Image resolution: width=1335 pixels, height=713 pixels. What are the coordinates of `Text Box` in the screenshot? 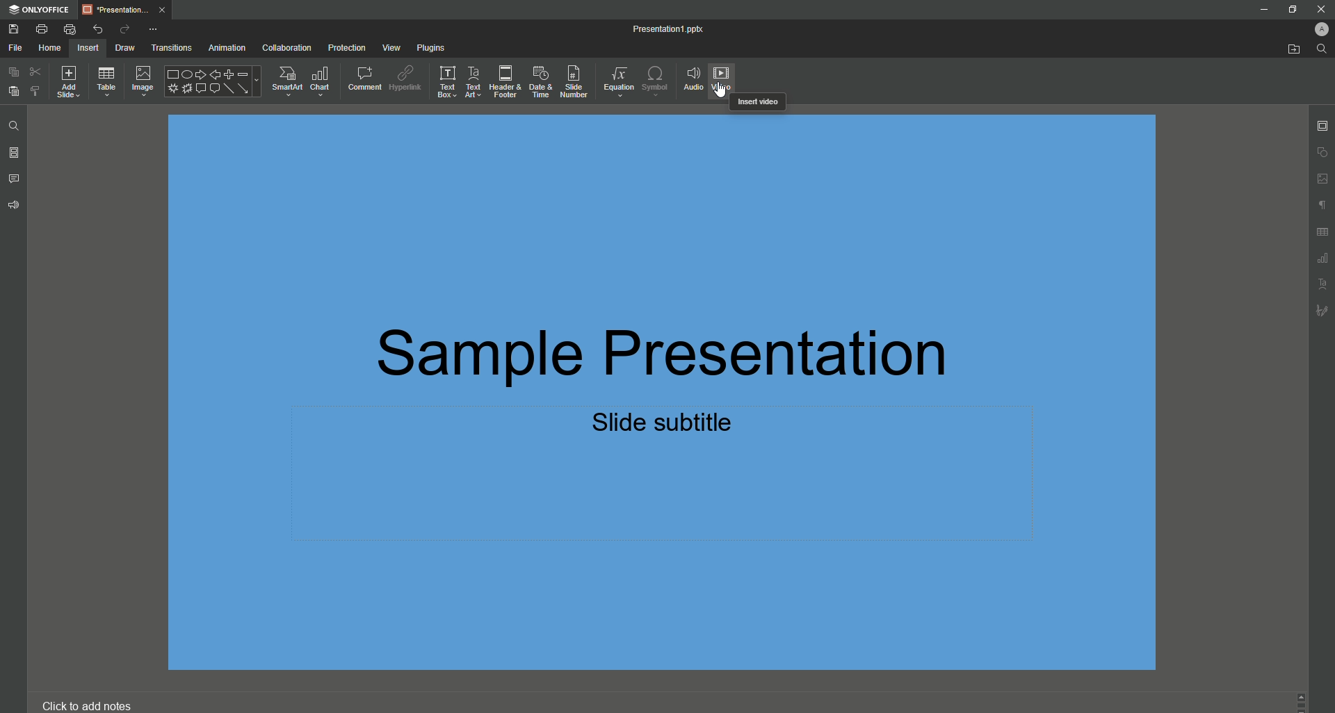 It's located at (444, 82).